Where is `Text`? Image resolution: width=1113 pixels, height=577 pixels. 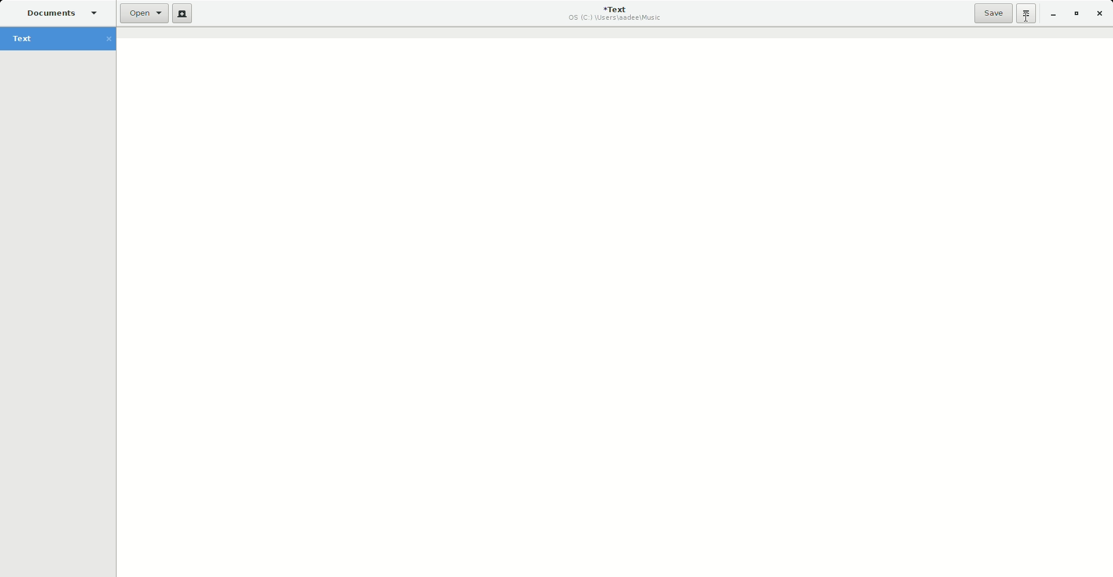 Text is located at coordinates (617, 13).